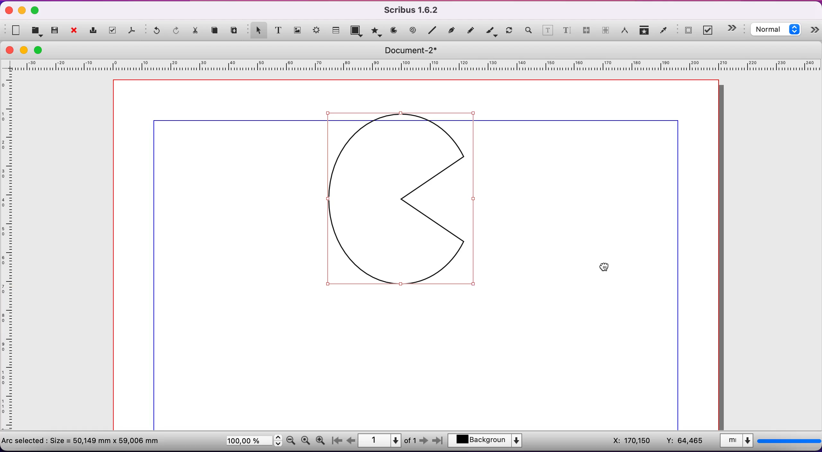 This screenshot has width=822, height=452. I want to click on preflight verifier, so click(114, 30).